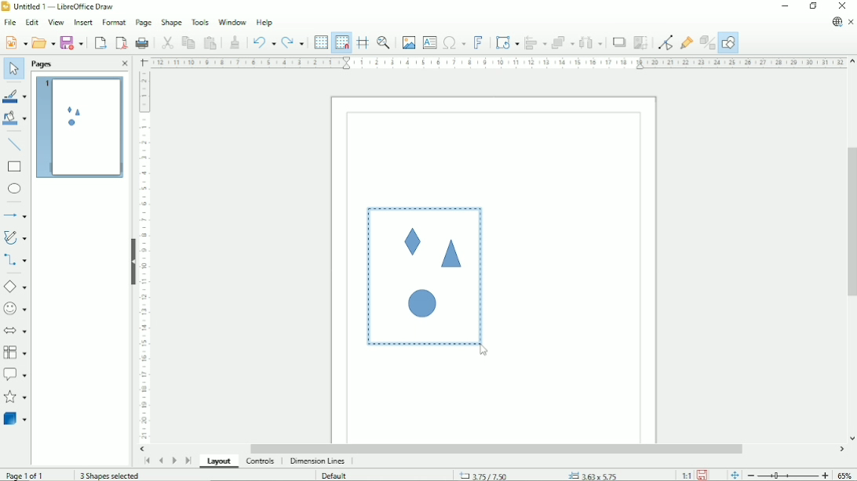 The image size is (857, 481). I want to click on Tools, so click(200, 22).